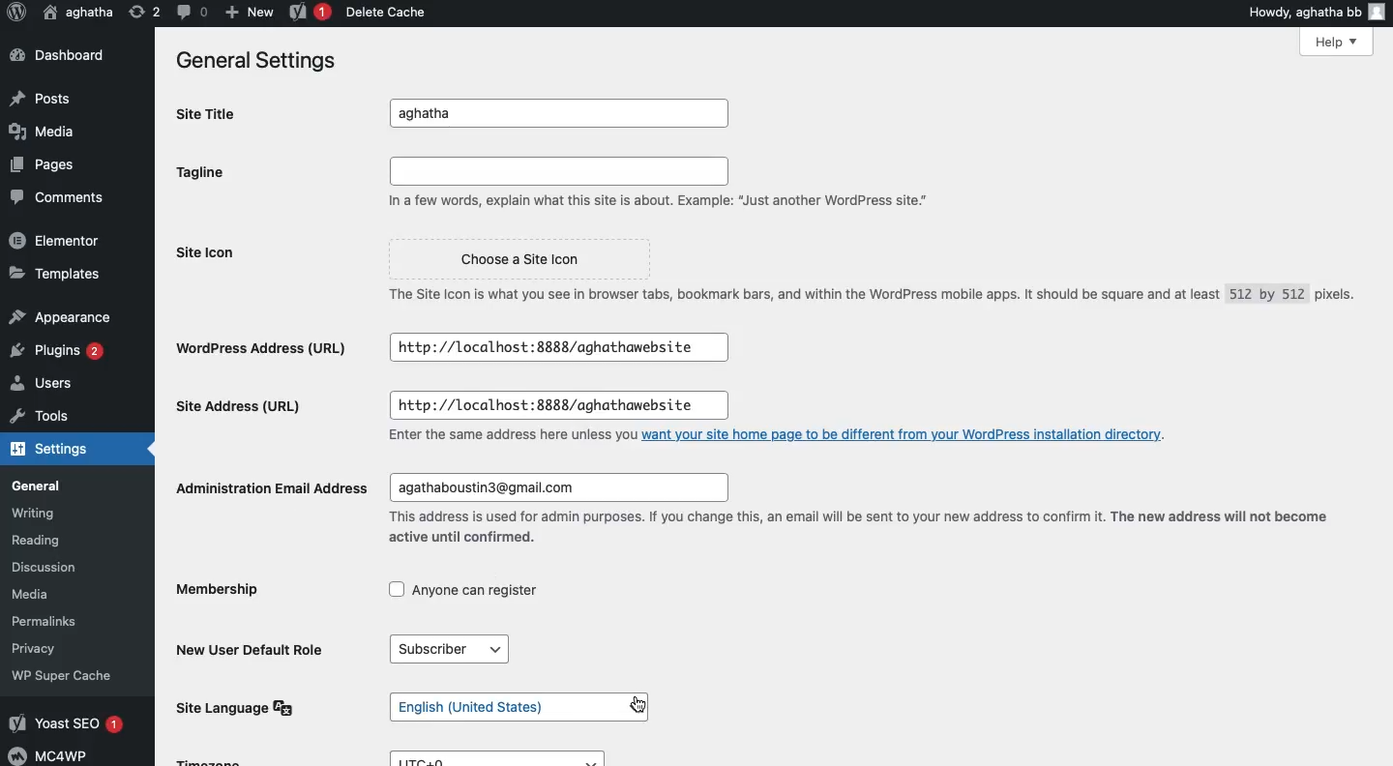  I want to click on Site title, so click(213, 113).